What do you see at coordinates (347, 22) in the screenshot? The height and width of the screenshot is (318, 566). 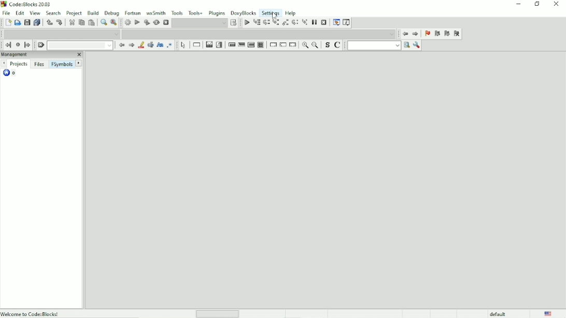 I see `Various info` at bounding box center [347, 22].